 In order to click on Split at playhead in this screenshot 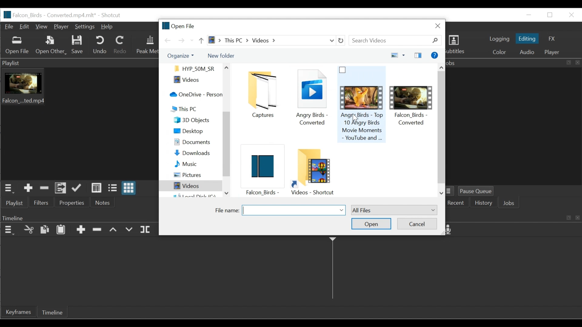, I will do `click(146, 230)`.